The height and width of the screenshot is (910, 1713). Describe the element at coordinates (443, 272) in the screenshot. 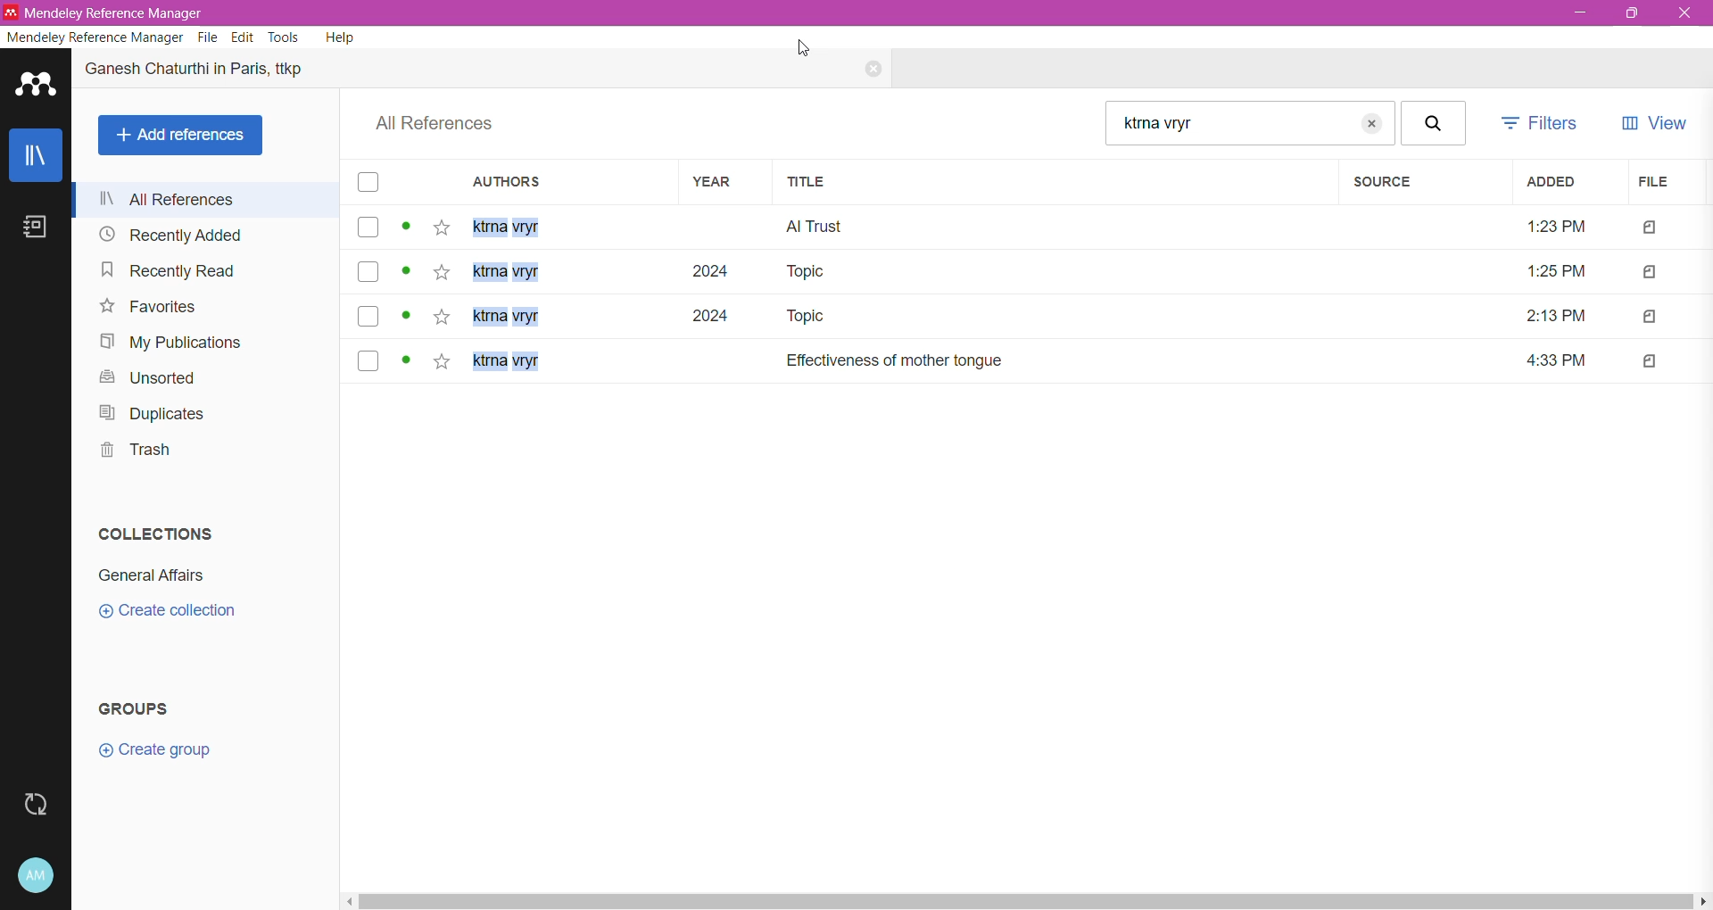

I see `add to favorites` at that location.